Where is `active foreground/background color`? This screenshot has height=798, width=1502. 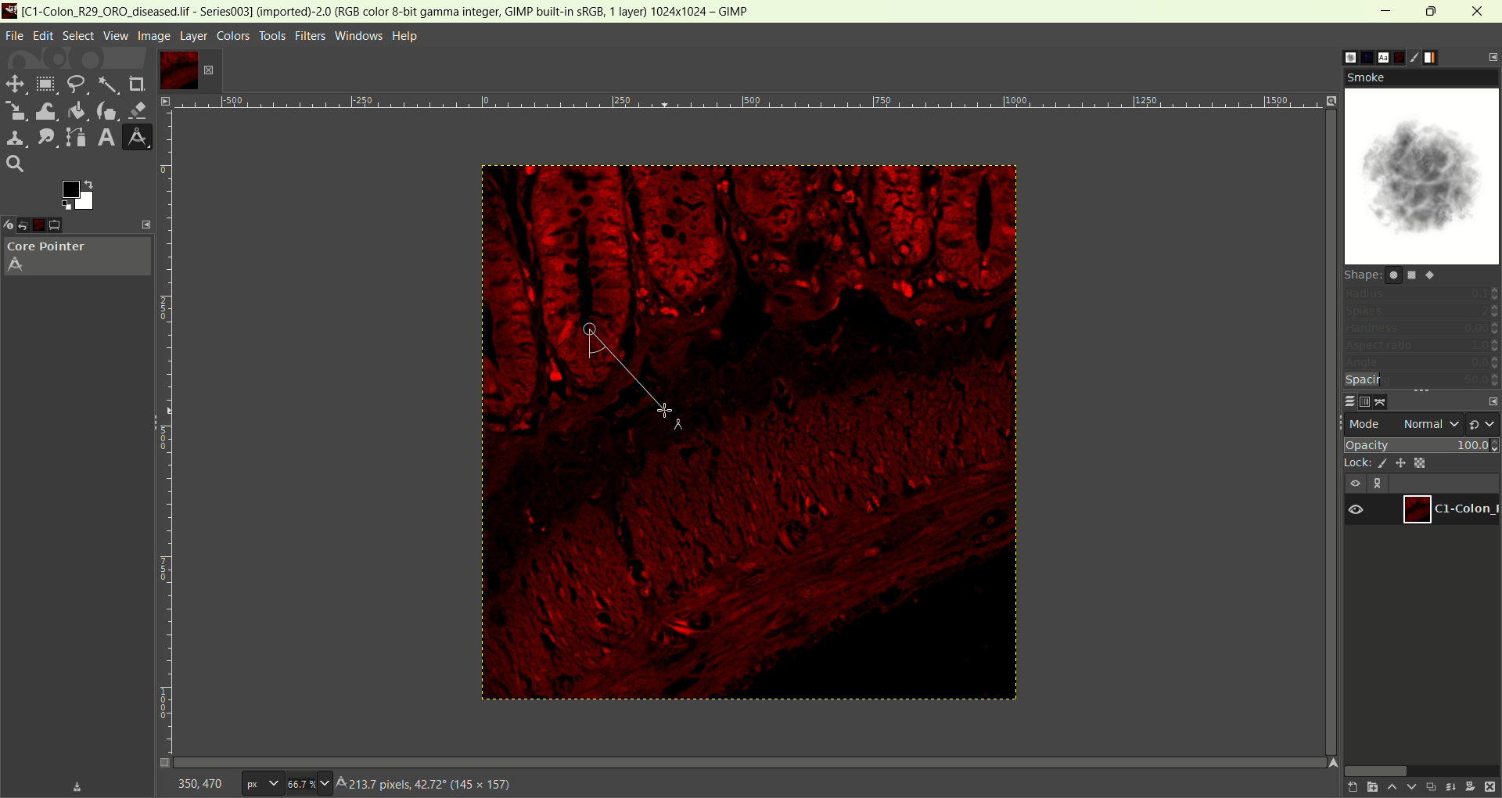 active foreground/background color is located at coordinates (75, 195).